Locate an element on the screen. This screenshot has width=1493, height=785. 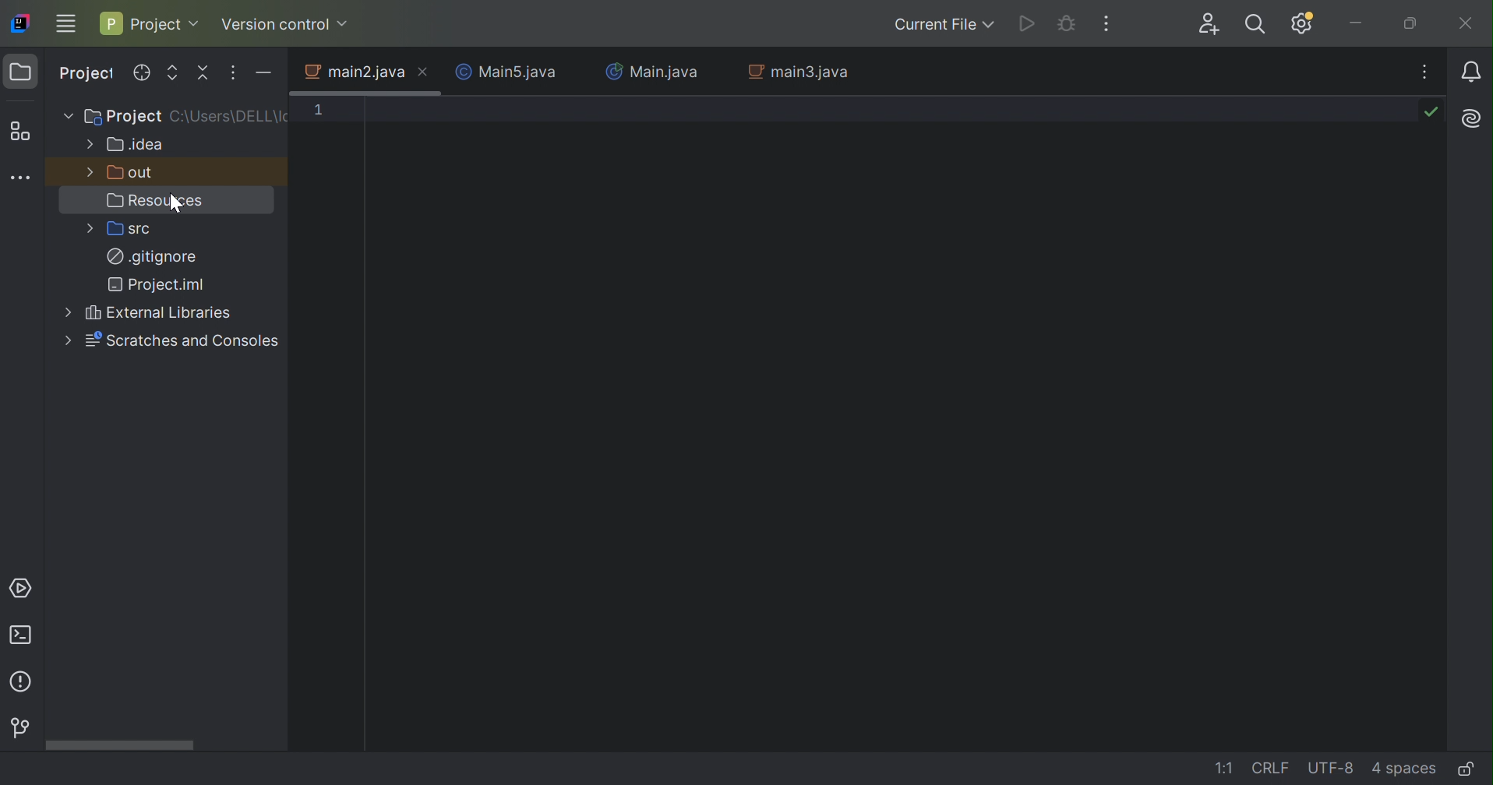
Make file read only is located at coordinates (1469, 769).